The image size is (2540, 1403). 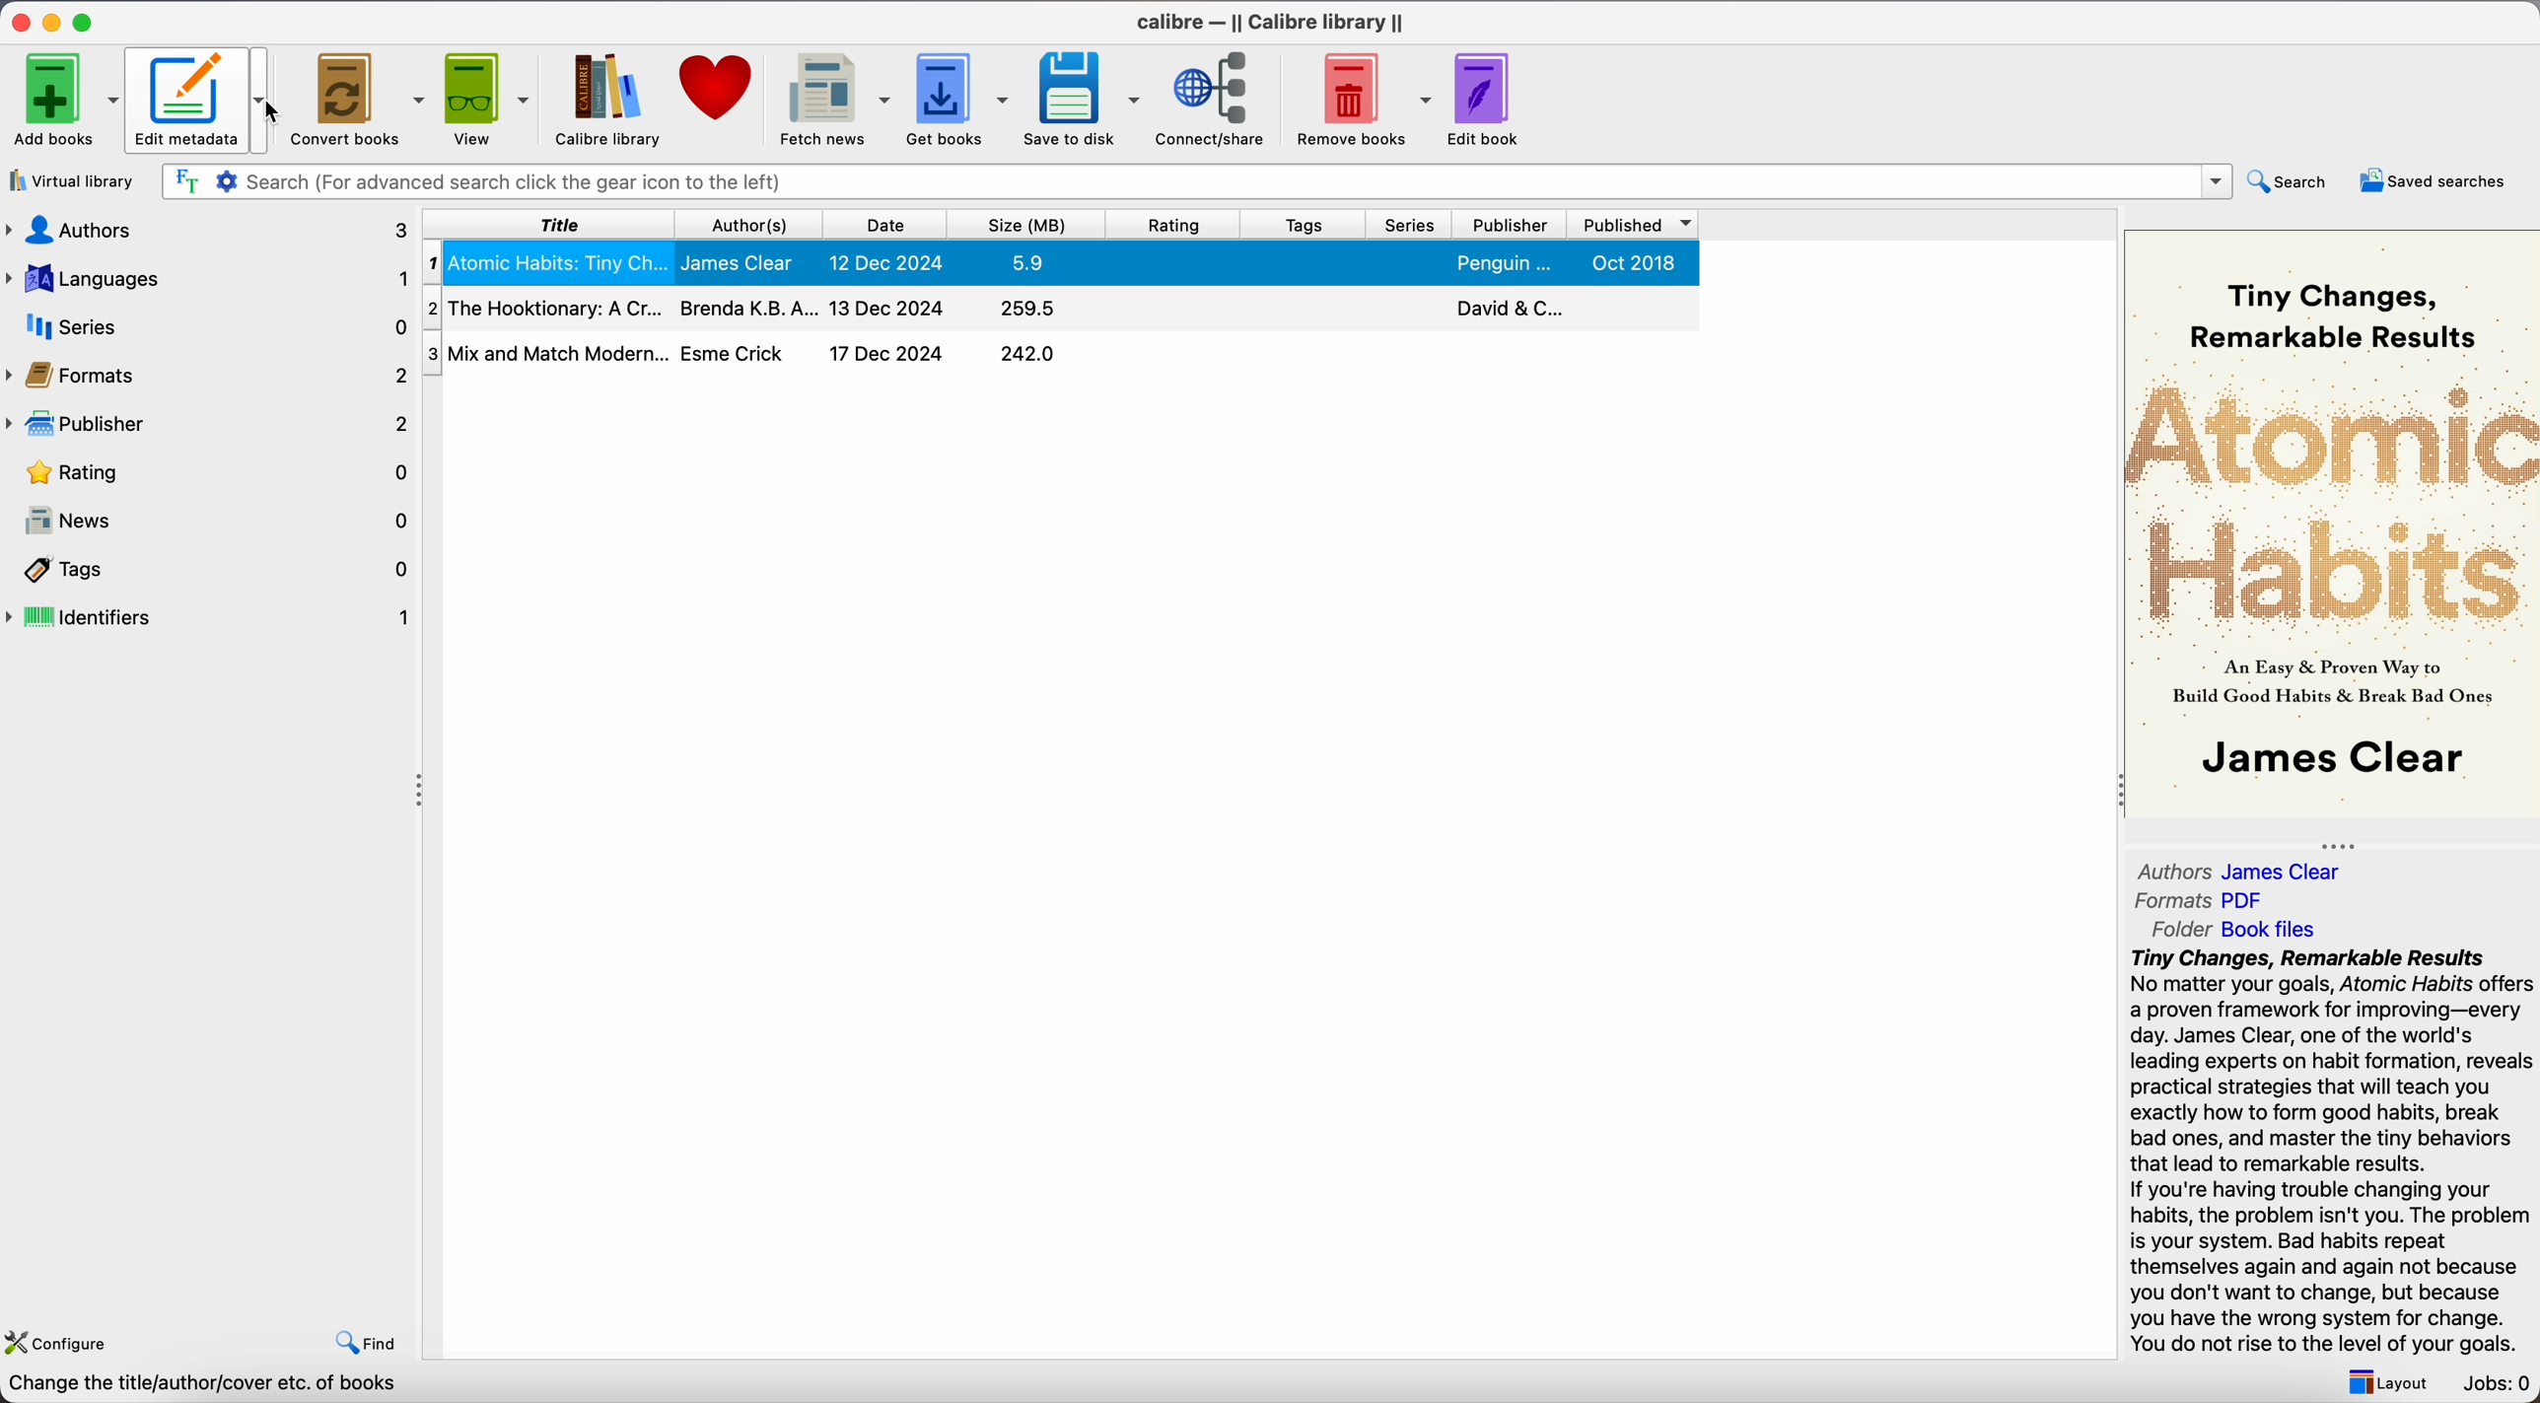 I want to click on 259.5, so click(x=1031, y=310).